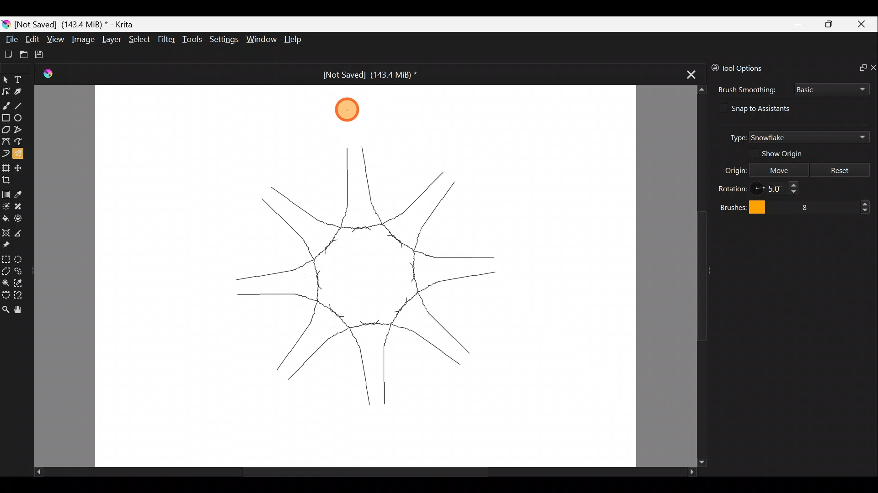 This screenshot has width=878, height=493. Describe the element at coordinates (779, 189) in the screenshot. I see `5.0` at that location.